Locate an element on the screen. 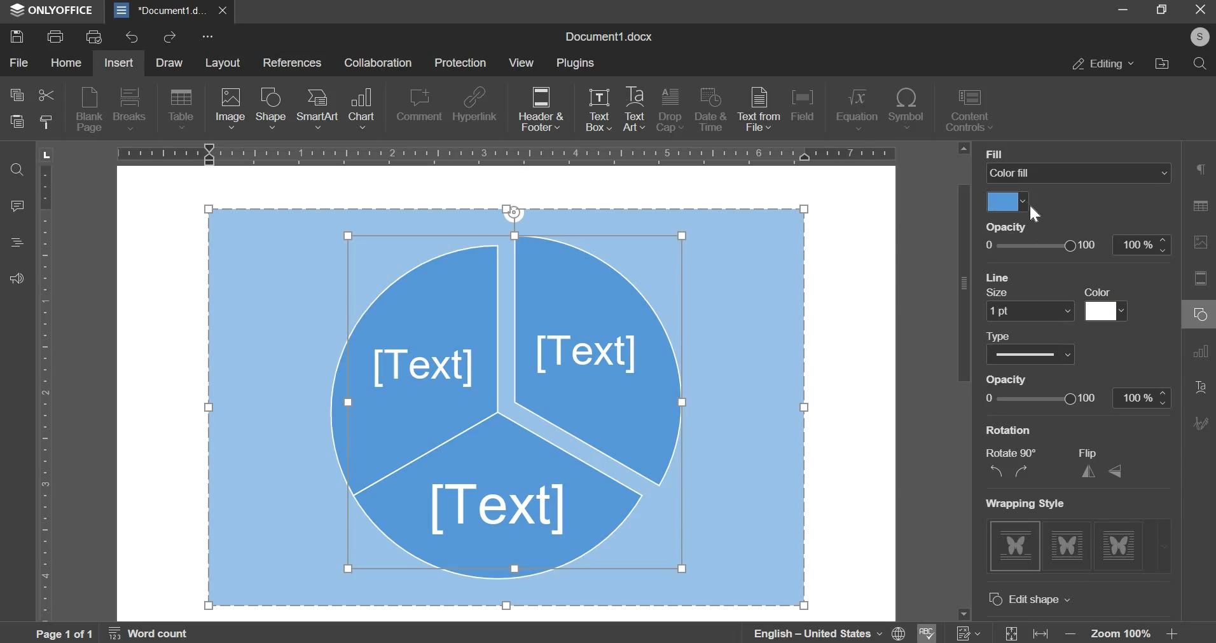  collaboration is located at coordinates (378, 64).